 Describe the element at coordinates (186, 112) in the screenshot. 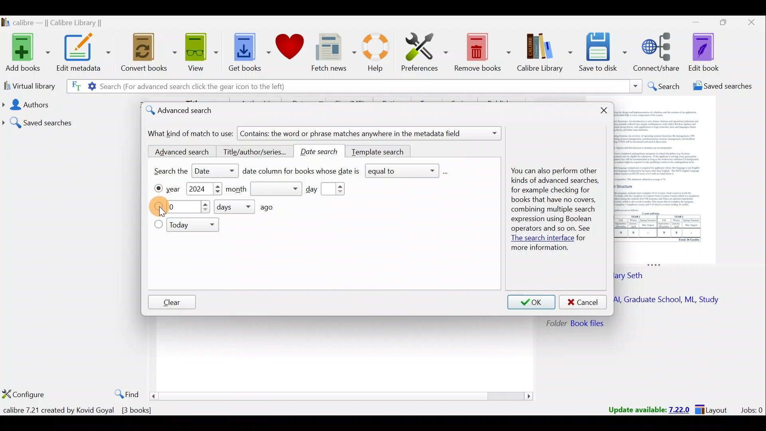

I see `Advanced search` at that location.